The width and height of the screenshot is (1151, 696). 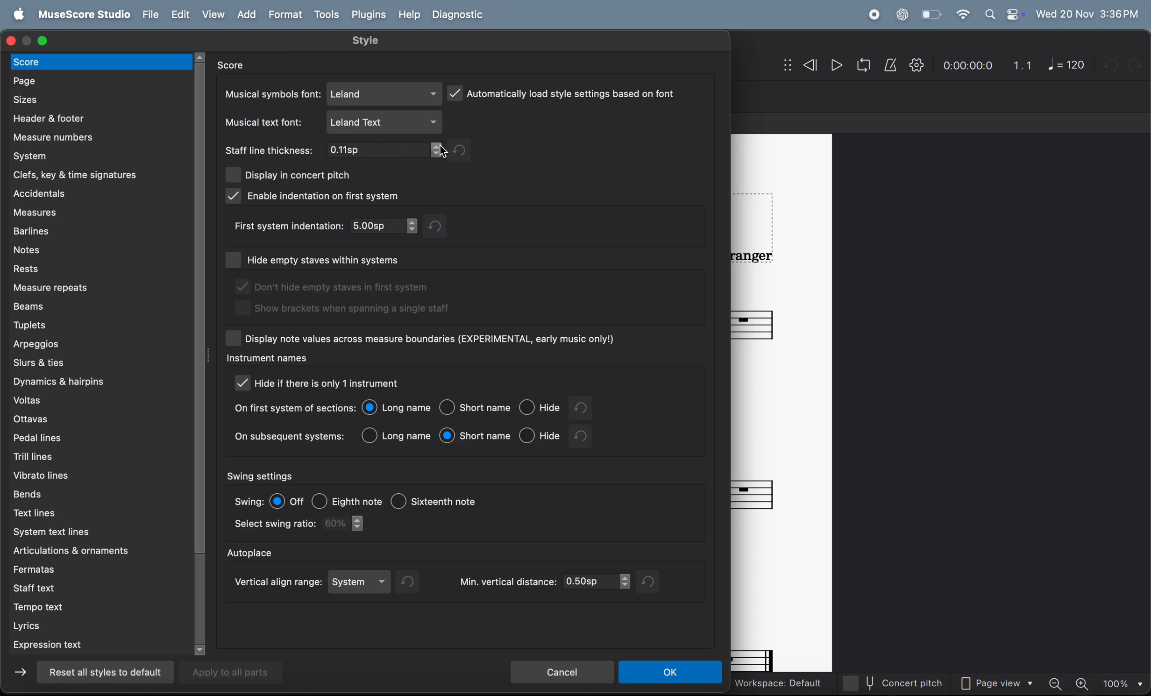 What do you see at coordinates (262, 475) in the screenshot?
I see `swing settings` at bounding box center [262, 475].